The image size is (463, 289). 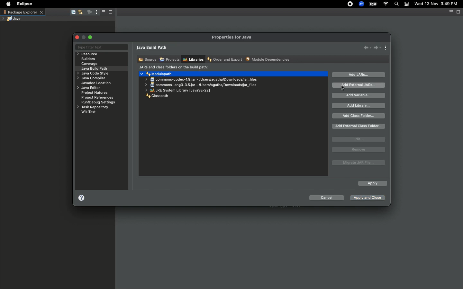 I want to click on Package explorer, so click(x=23, y=12).